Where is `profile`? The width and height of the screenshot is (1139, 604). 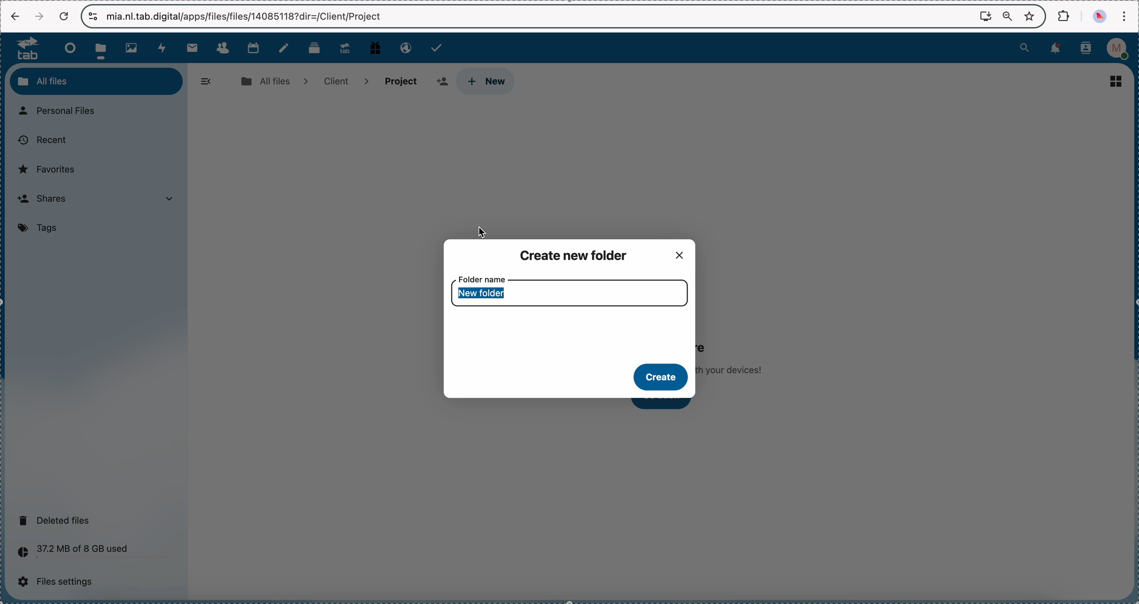 profile is located at coordinates (1120, 49).